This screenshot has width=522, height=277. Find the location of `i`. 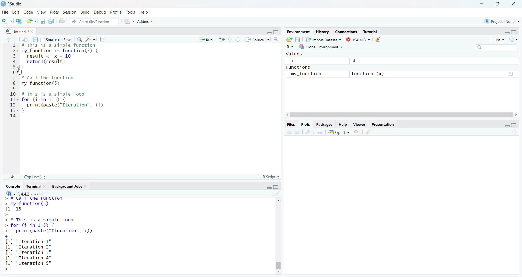

i is located at coordinates (293, 61).